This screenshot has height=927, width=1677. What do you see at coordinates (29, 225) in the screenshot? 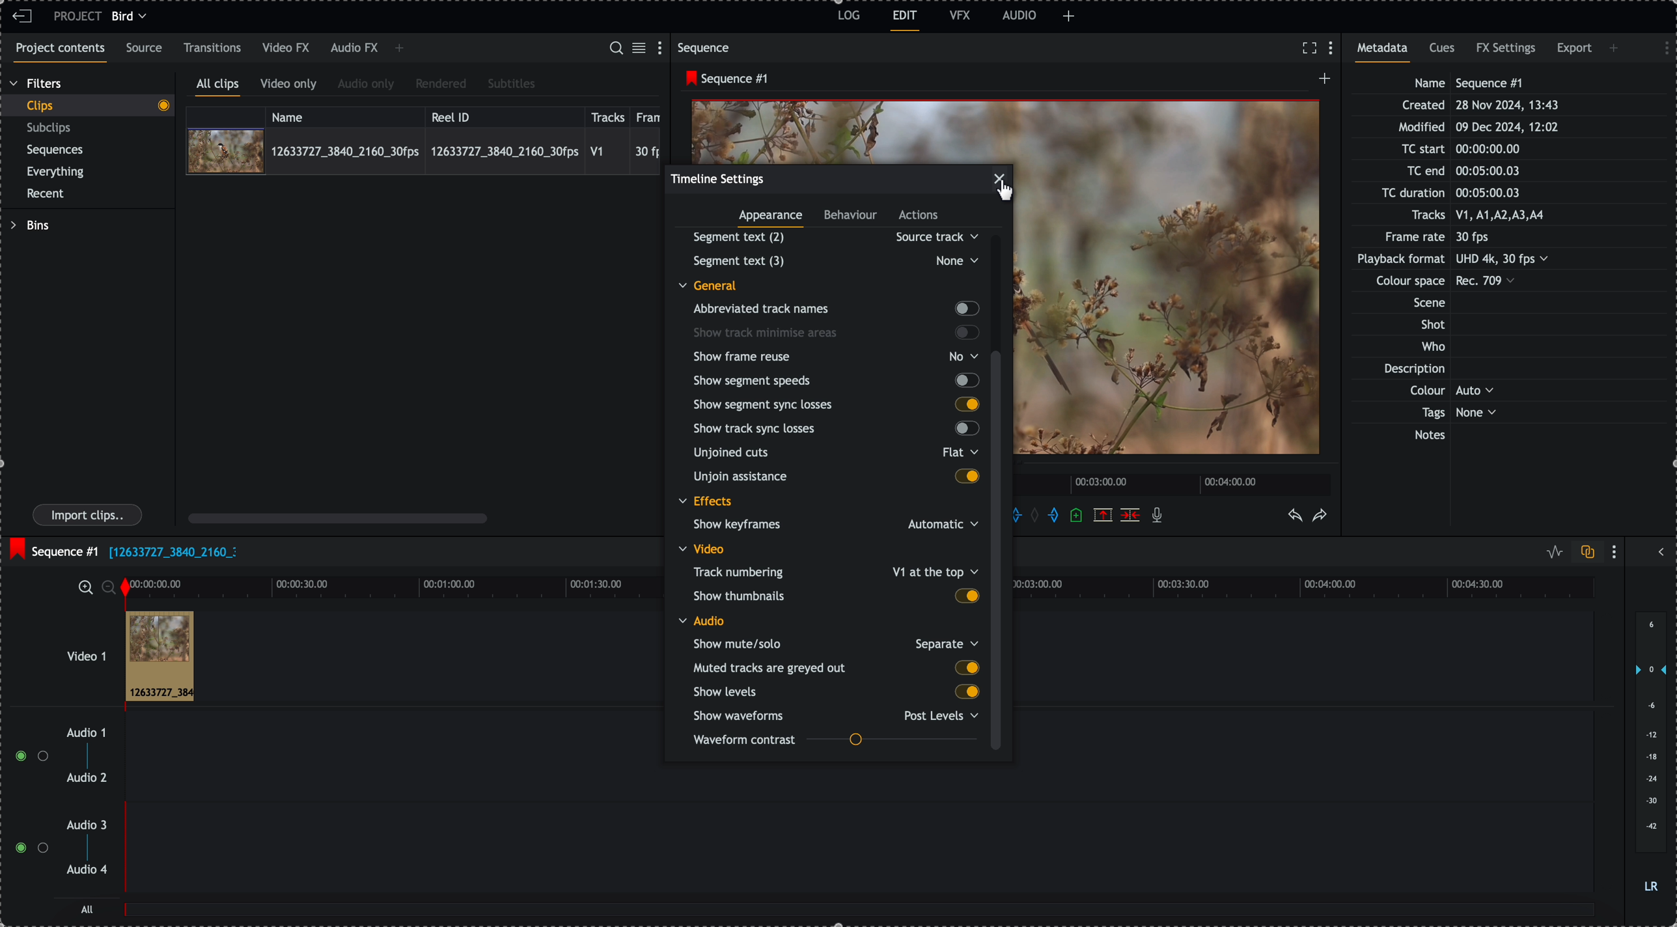
I see `bins` at bounding box center [29, 225].